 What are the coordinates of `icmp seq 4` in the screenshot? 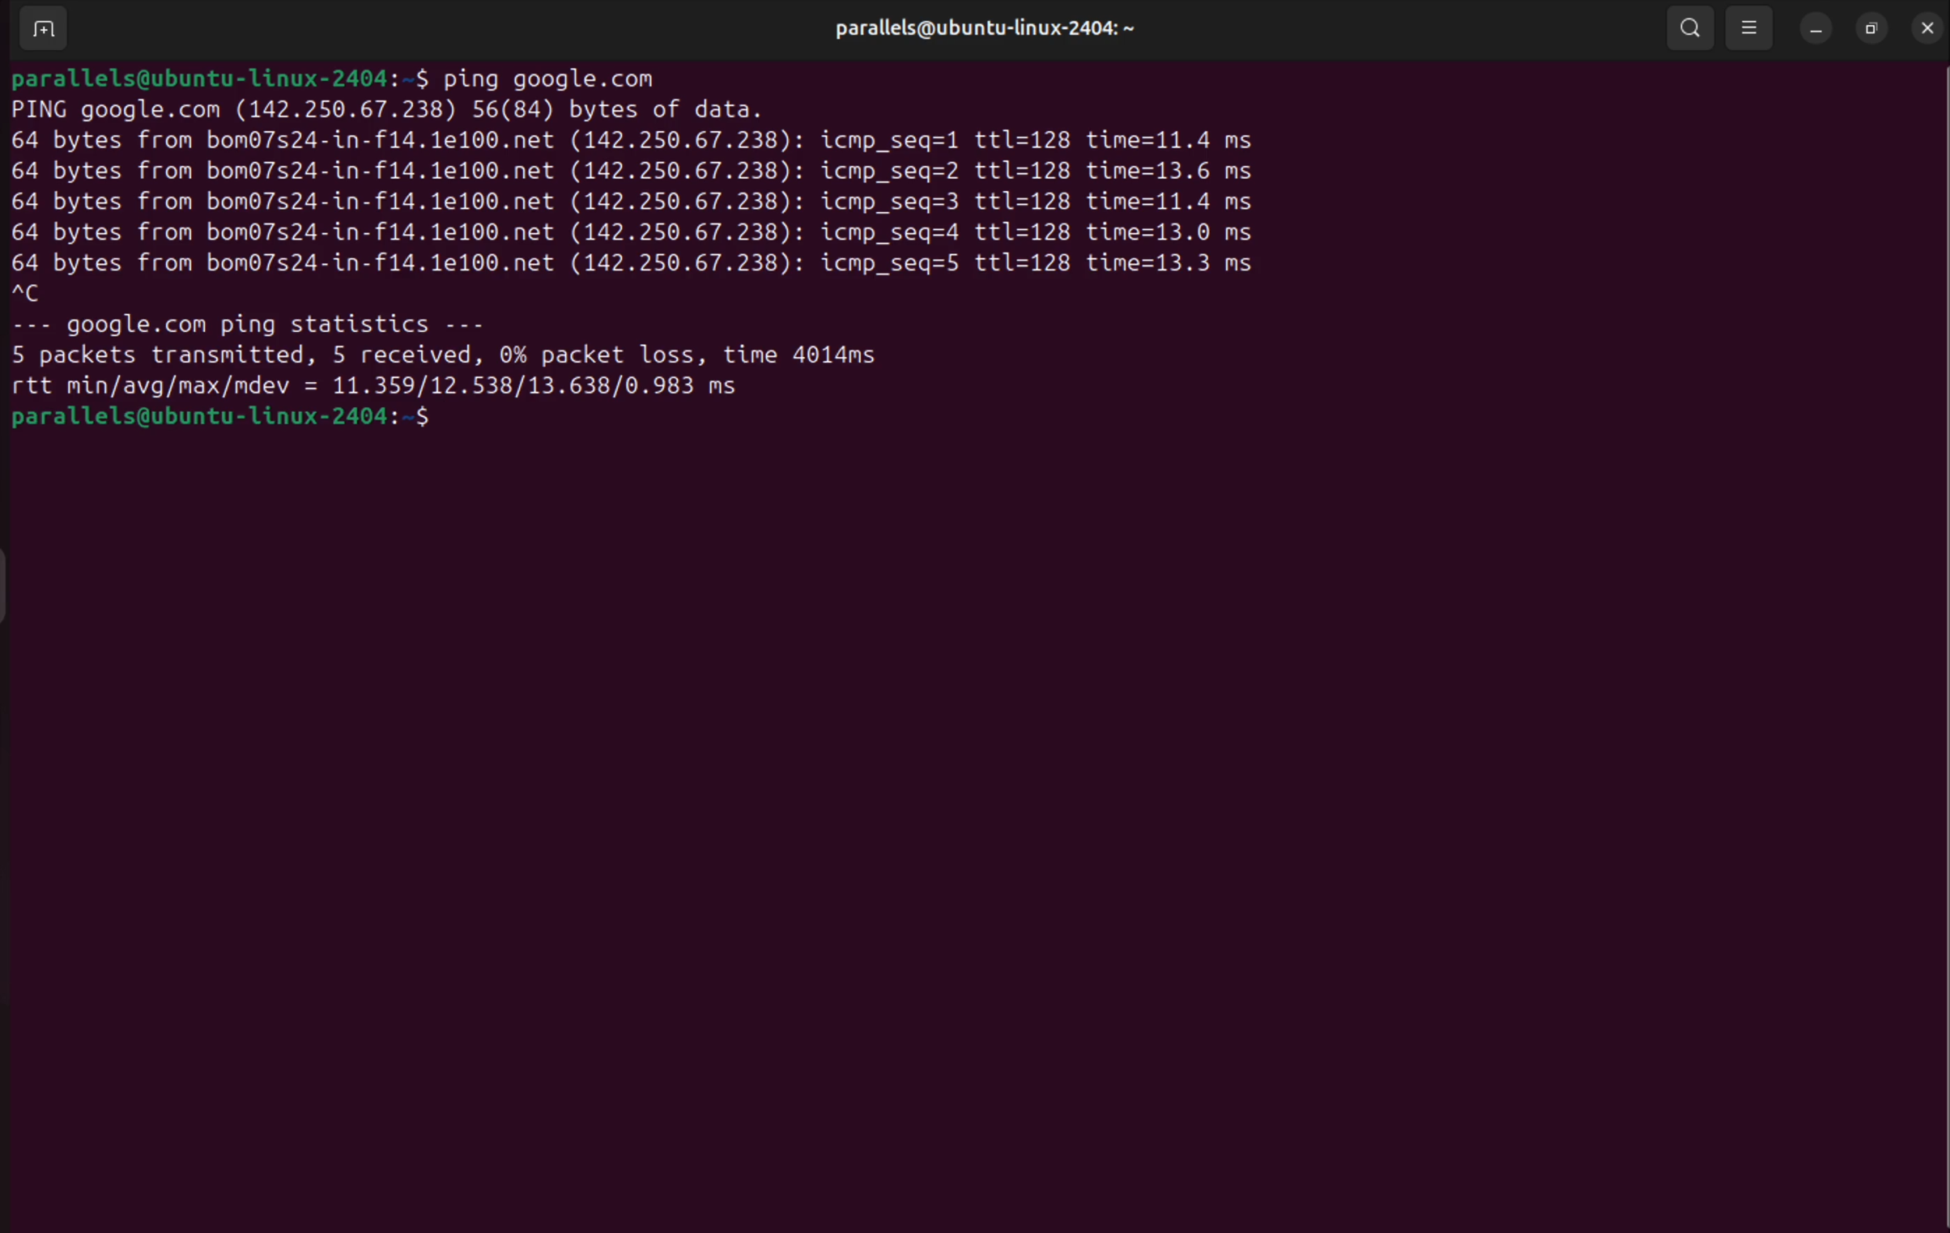 It's located at (889, 233).